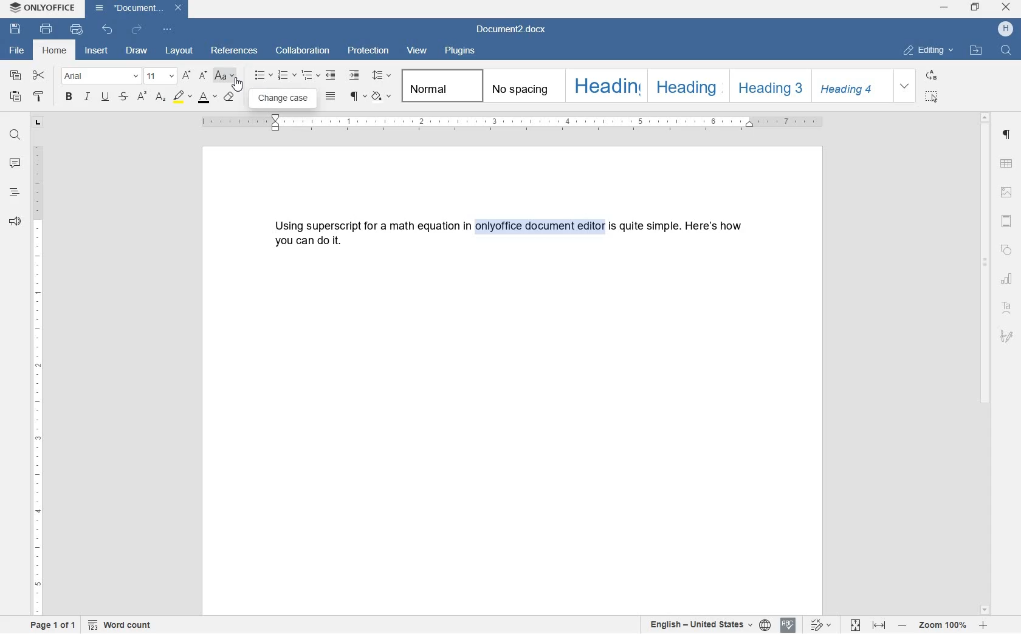  Describe the element at coordinates (40, 75) in the screenshot. I see `cut` at that location.